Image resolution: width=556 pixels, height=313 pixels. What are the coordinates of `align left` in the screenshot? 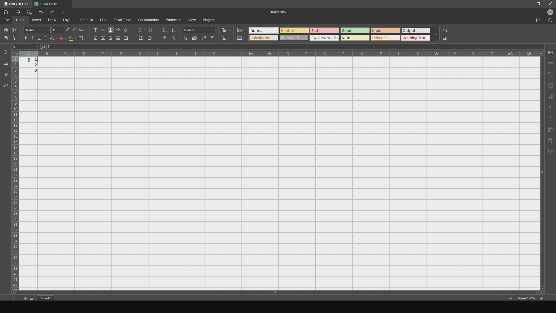 It's located at (93, 39).